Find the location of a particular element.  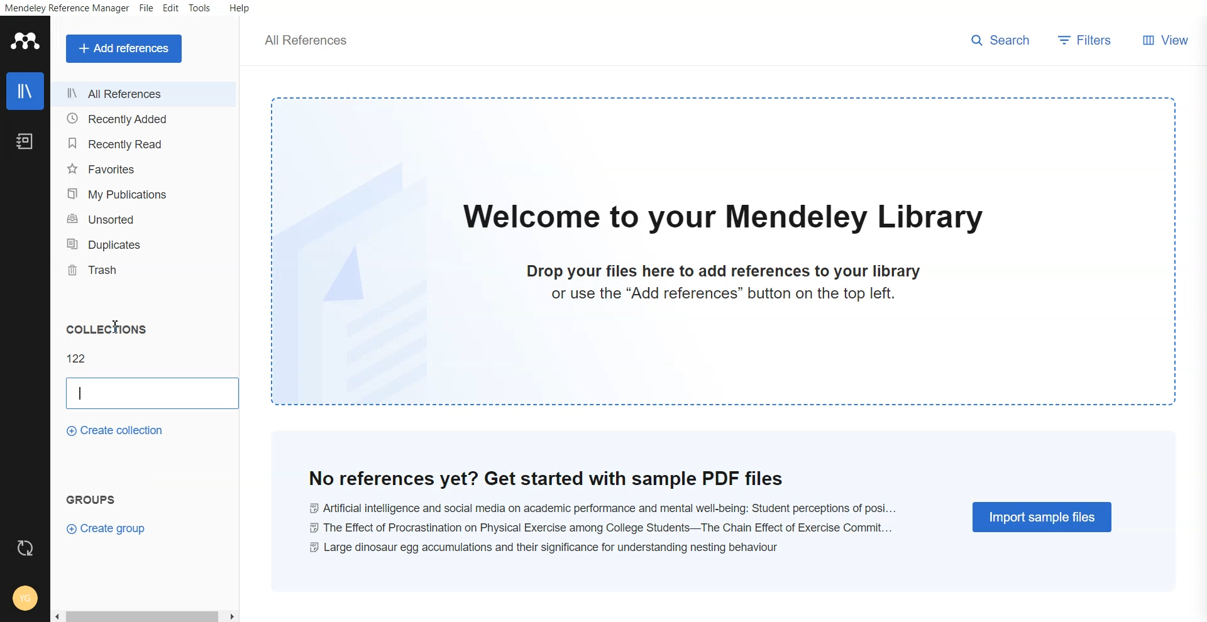

Refresh is located at coordinates (25, 547).